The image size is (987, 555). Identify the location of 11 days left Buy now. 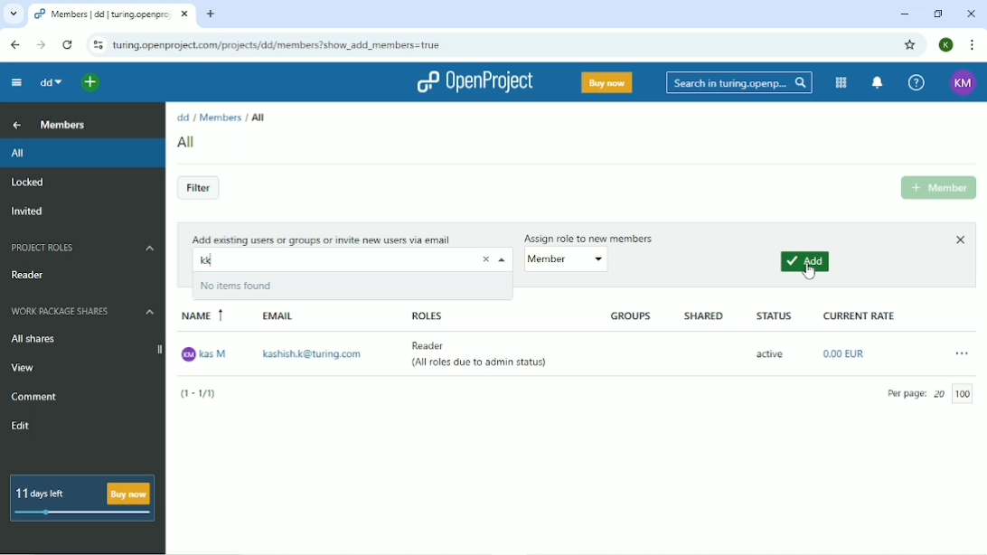
(83, 499).